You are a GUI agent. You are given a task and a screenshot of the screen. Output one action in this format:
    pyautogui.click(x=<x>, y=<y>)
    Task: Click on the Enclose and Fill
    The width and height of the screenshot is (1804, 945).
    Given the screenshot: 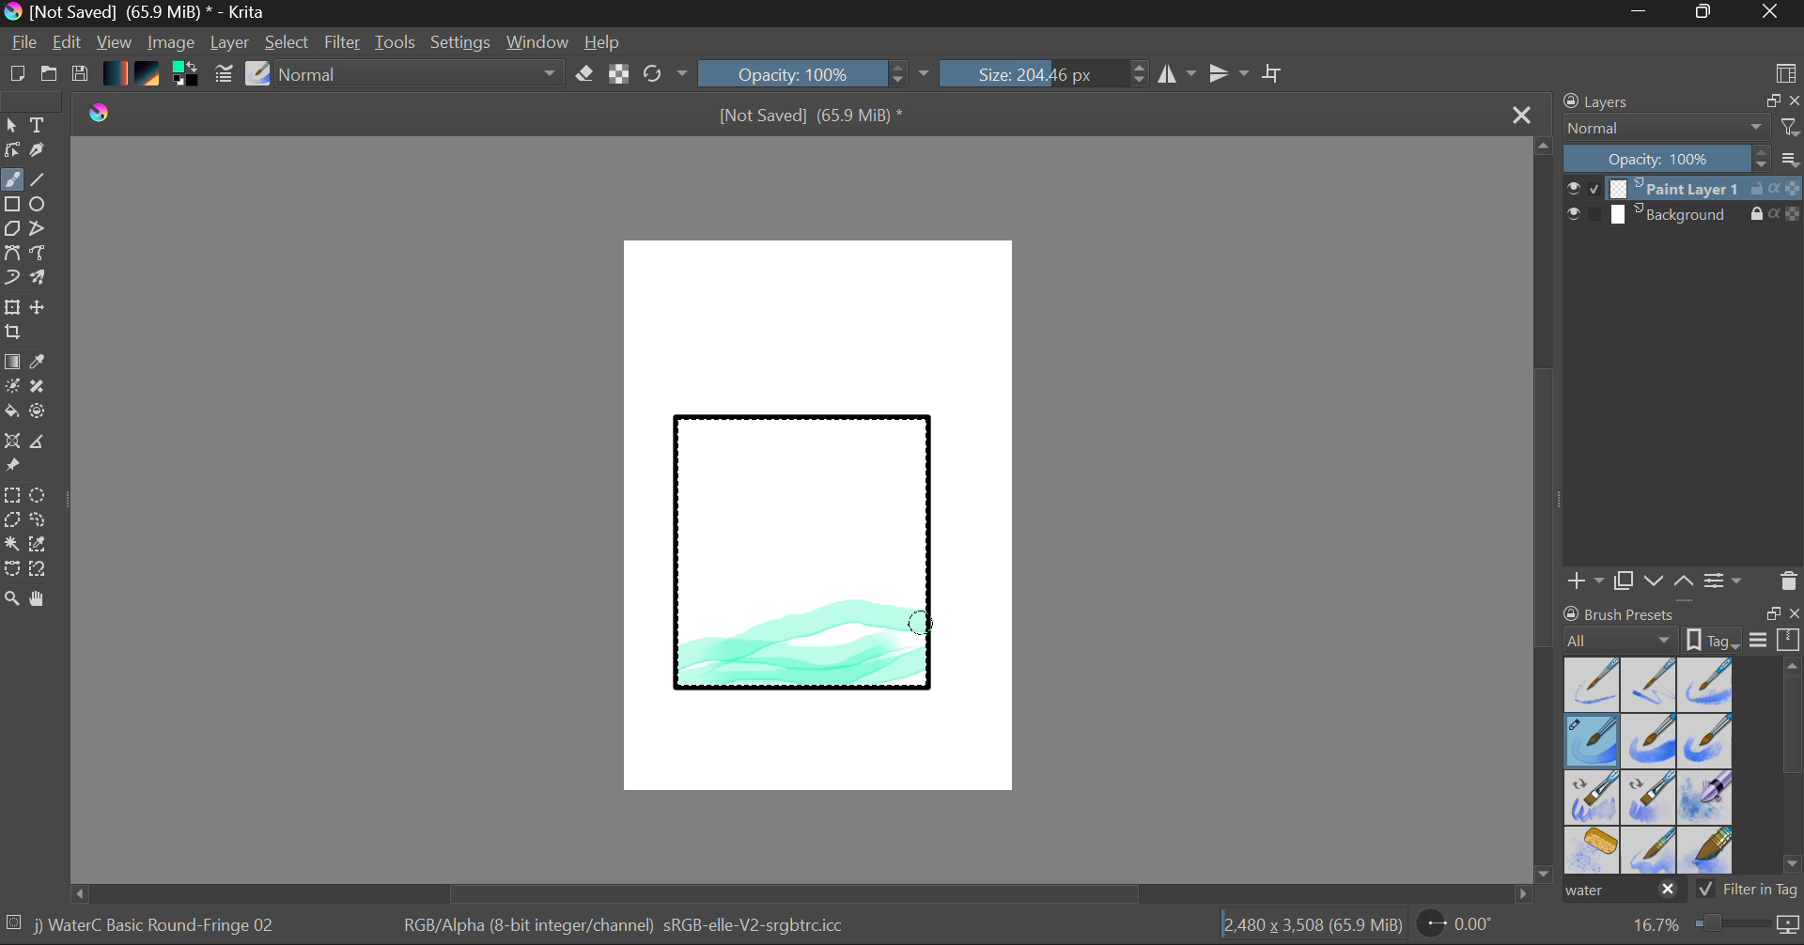 What is the action you would take?
    pyautogui.click(x=41, y=413)
    